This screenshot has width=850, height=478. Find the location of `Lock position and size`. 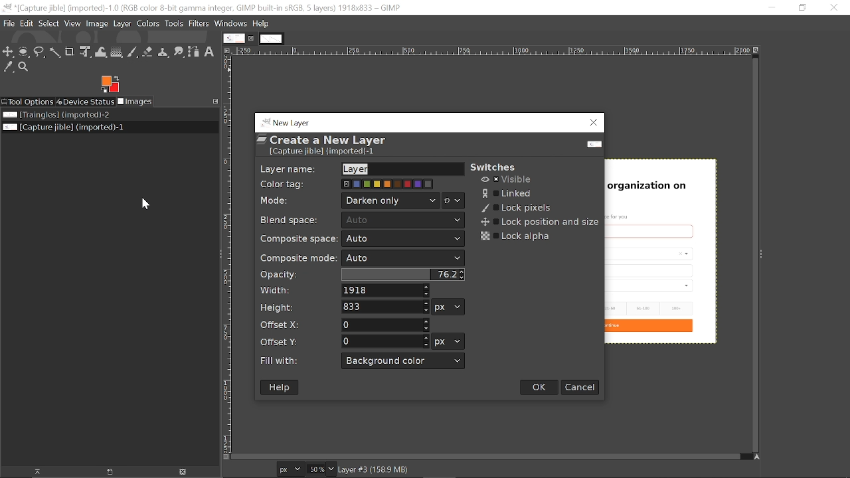

Lock position and size is located at coordinates (539, 223).